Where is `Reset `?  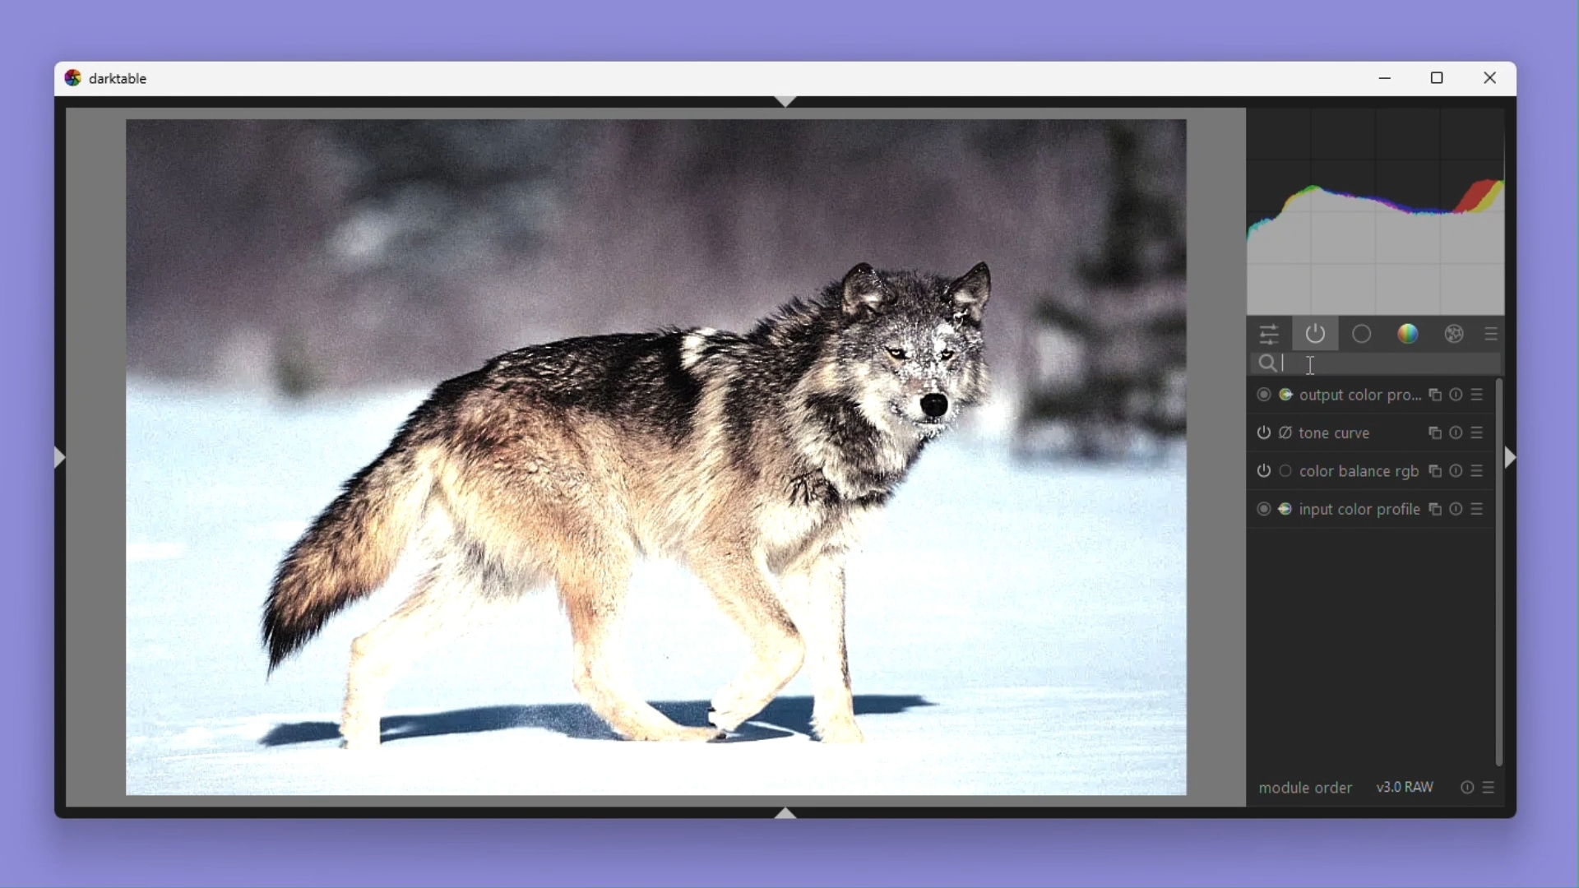 Reset  is located at coordinates (1456, 394).